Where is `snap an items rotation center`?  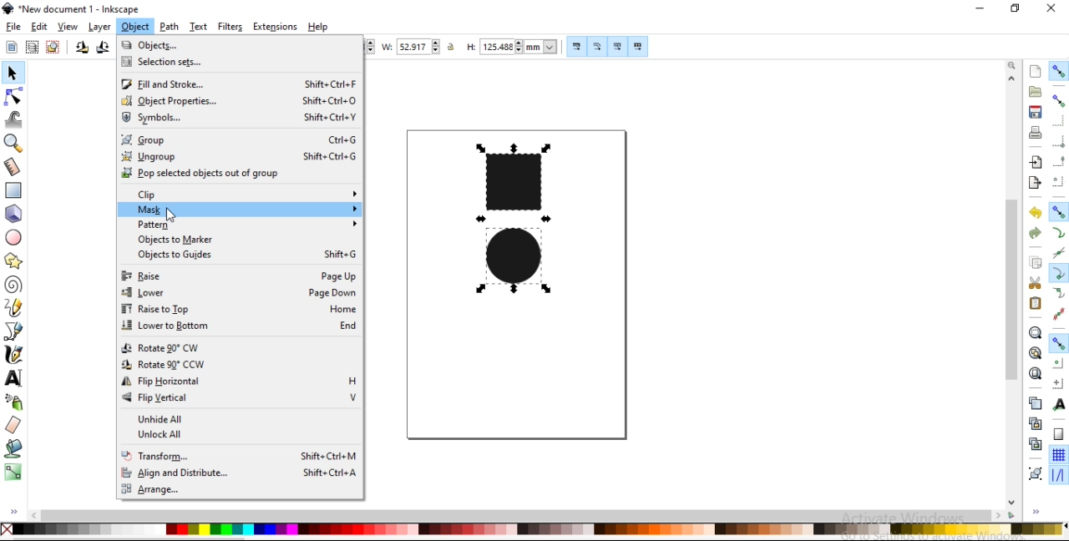
snap an items rotation center is located at coordinates (1057, 382).